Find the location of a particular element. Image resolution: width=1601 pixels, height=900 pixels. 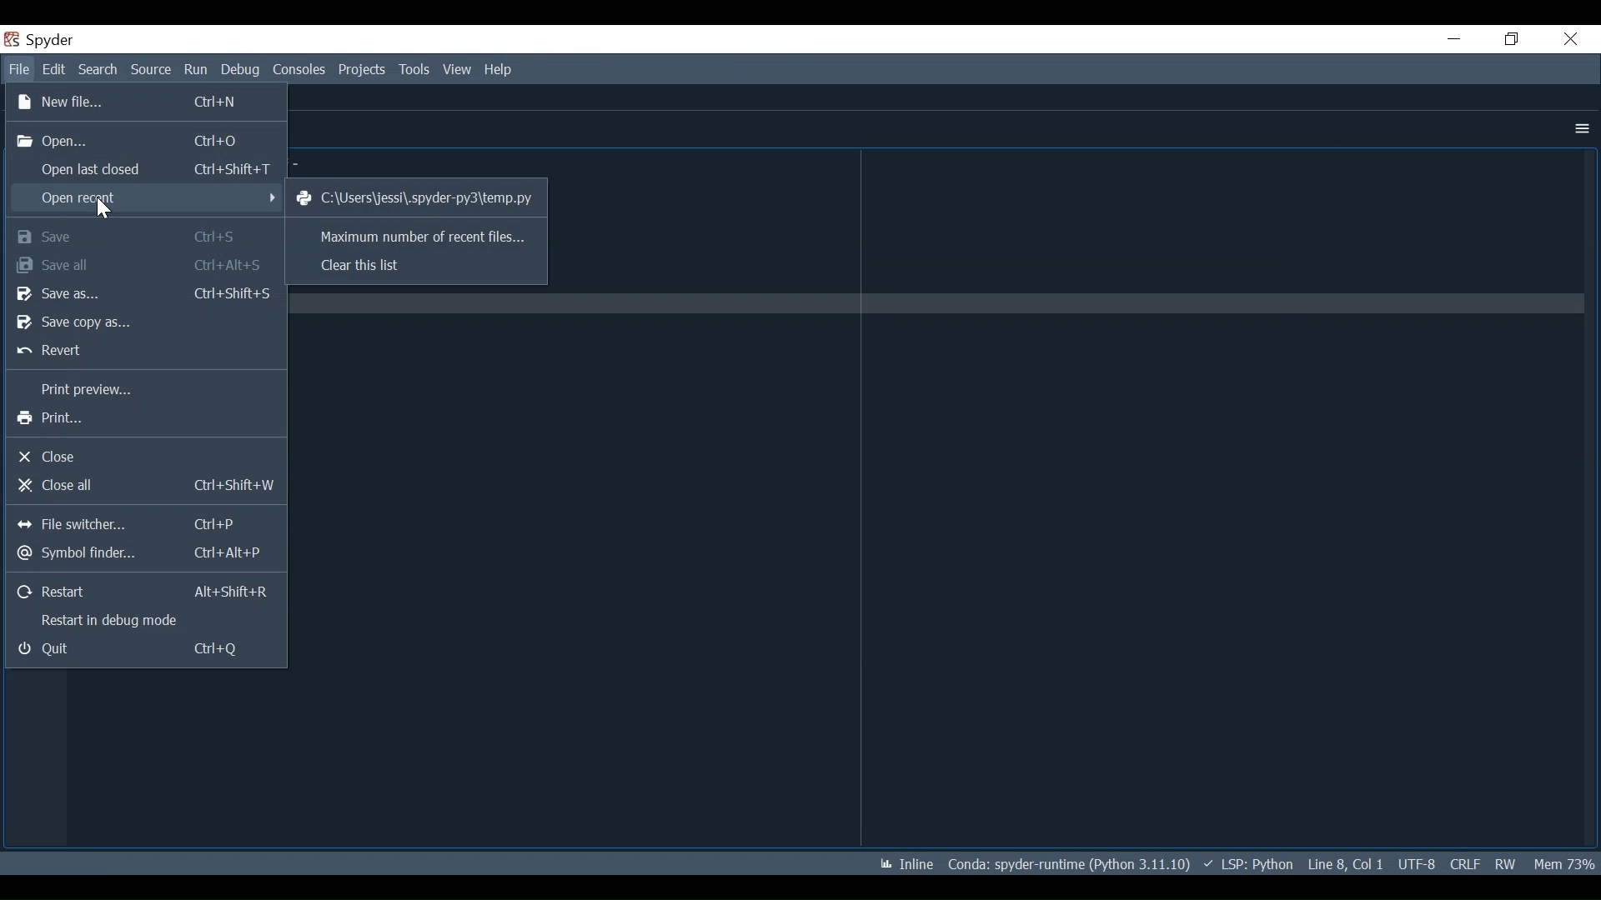

Restore is located at coordinates (1514, 38).